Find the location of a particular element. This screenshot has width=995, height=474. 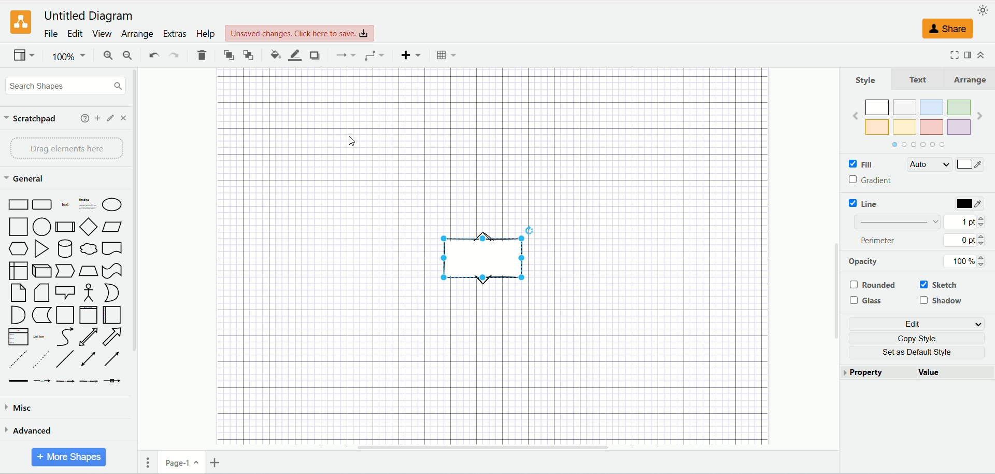

Tape is located at coordinates (113, 271).